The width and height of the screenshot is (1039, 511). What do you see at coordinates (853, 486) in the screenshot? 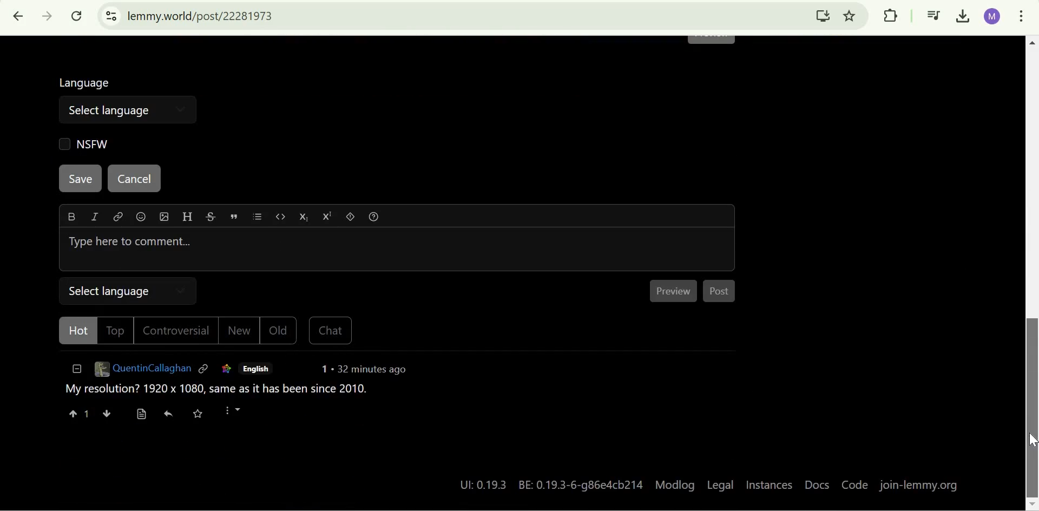
I see `Code` at bounding box center [853, 486].